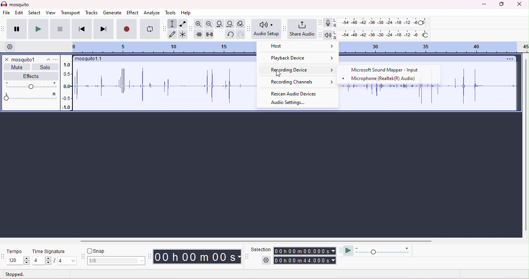 This screenshot has width=529, height=279. I want to click on loop, so click(149, 29).